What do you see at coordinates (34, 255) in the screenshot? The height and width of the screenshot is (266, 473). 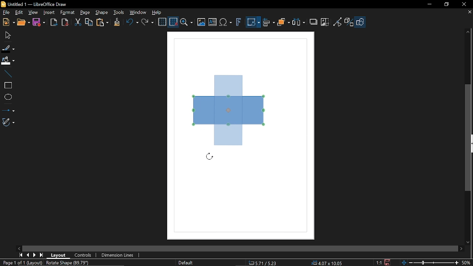 I see `MOve right` at bounding box center [34, 255].